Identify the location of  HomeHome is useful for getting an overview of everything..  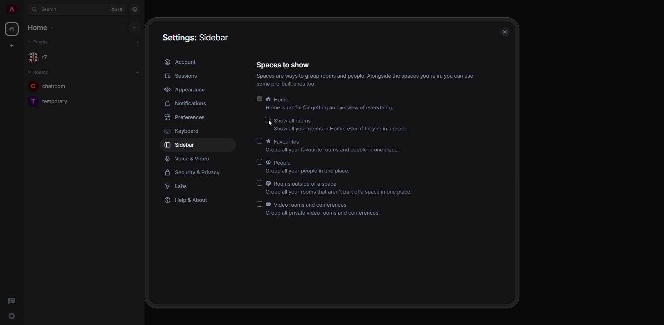
(332, 104).